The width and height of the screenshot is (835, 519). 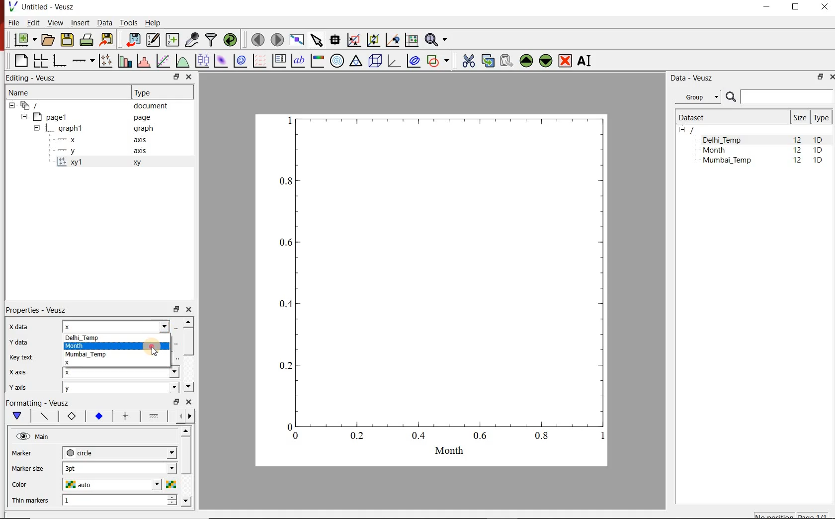 I want to click on Formatting - Veusz, so click(x=40, y=402).